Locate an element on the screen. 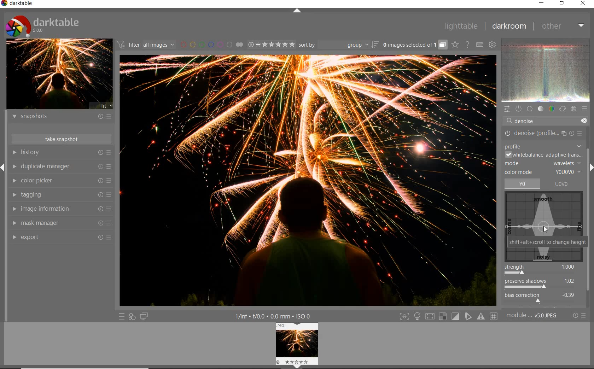 The width and height of the screenshot is (594, 369). 1/inf*f/0.0 mm*ISO 0 is located at coordinates (278, 316).